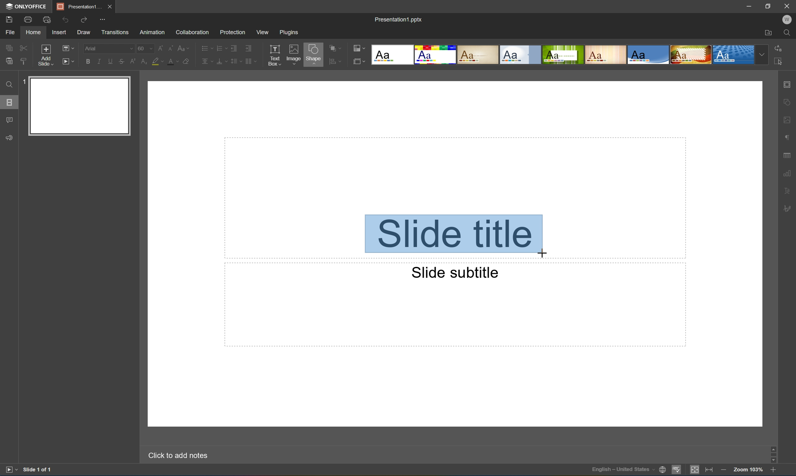  Describe the element at coordinates (47, 19) in the screenshot. I see `Quick print` at that location.